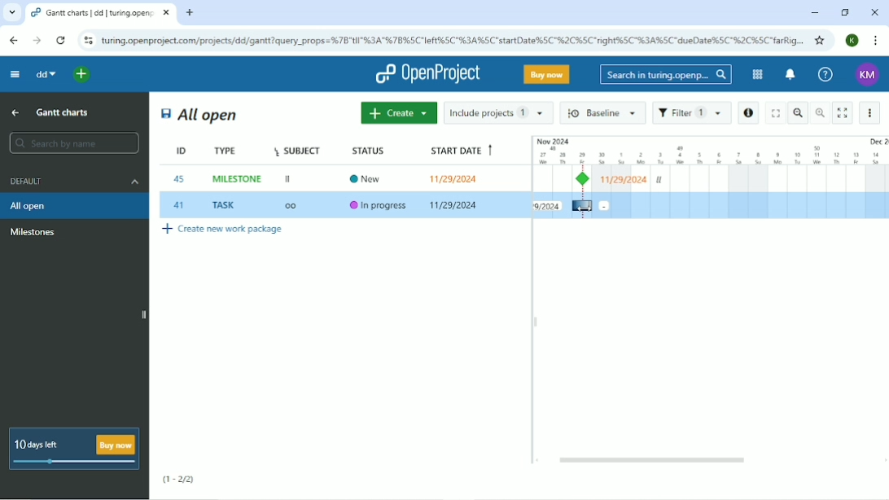  I want to click on 11/29/2024, so click(457, 178).